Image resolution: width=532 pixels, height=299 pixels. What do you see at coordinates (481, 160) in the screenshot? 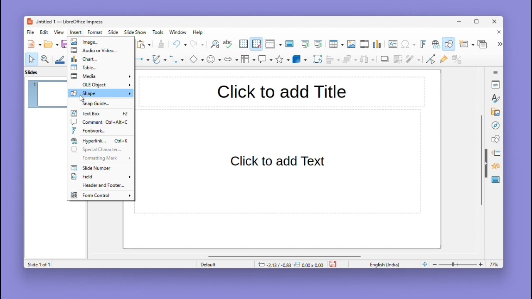
I see `Vertical scroll bar` at bounding box center [481, 160].